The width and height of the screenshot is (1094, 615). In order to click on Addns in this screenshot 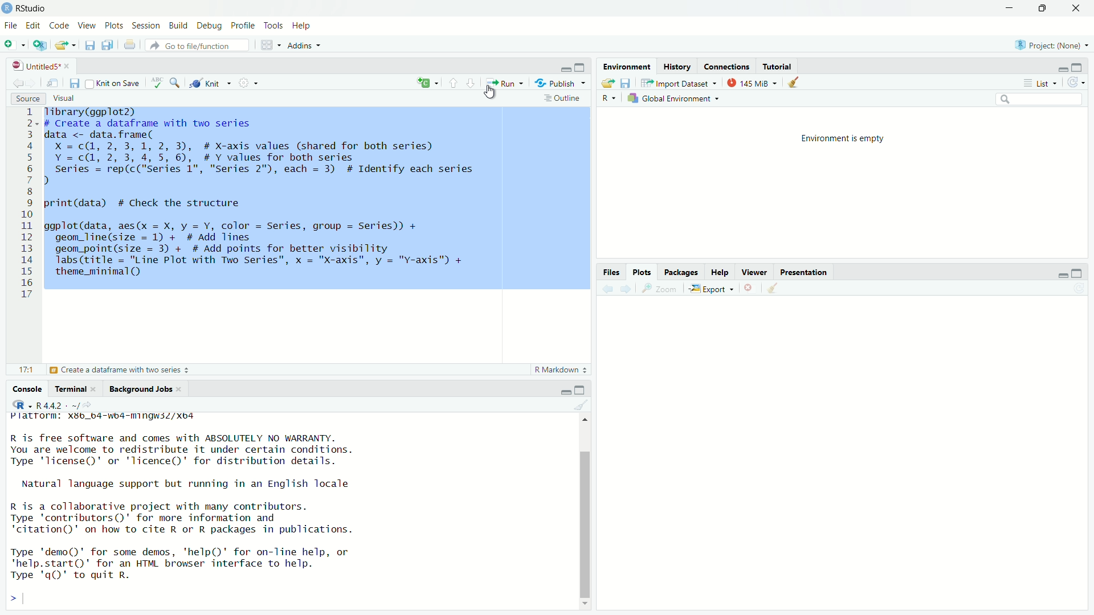, I will do `click(307, 47)`.